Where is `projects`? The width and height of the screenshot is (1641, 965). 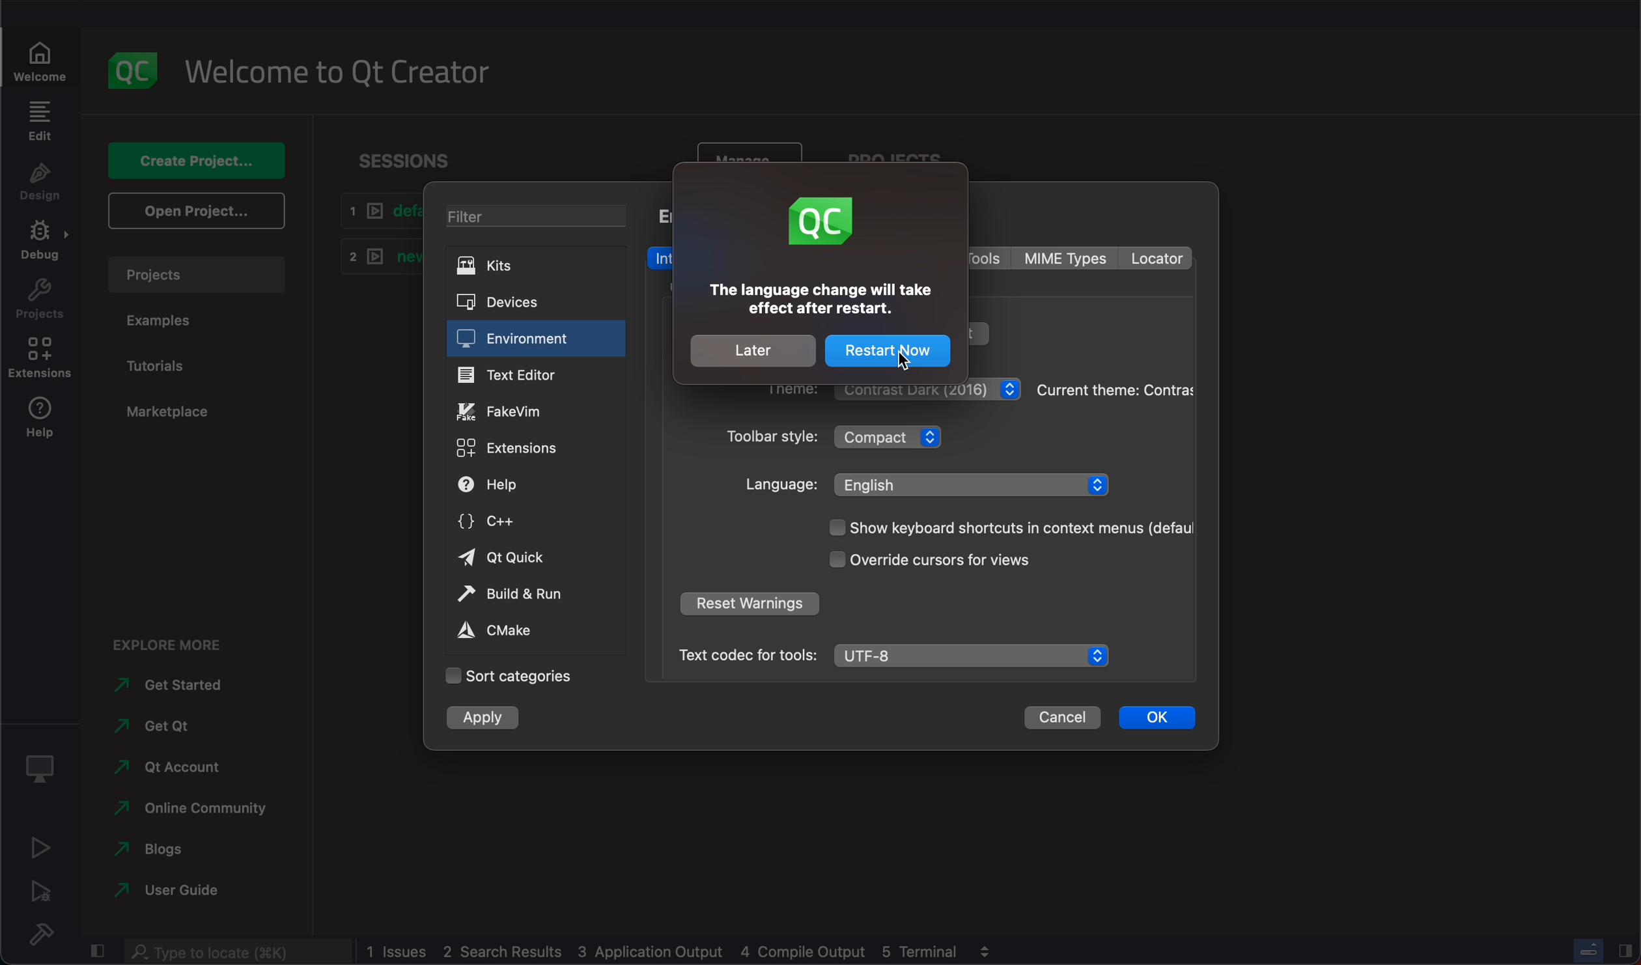
projects is located at coordinates (194, 274).